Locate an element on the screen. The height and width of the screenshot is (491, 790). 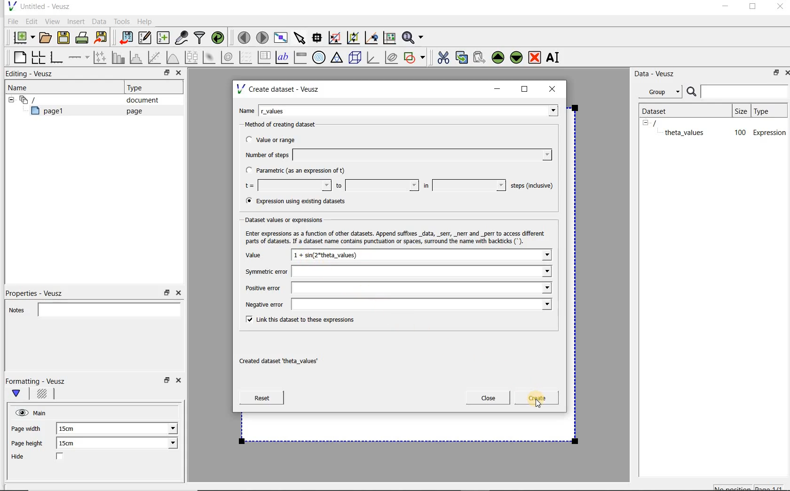
blank page is located at coordinates (18, 56).